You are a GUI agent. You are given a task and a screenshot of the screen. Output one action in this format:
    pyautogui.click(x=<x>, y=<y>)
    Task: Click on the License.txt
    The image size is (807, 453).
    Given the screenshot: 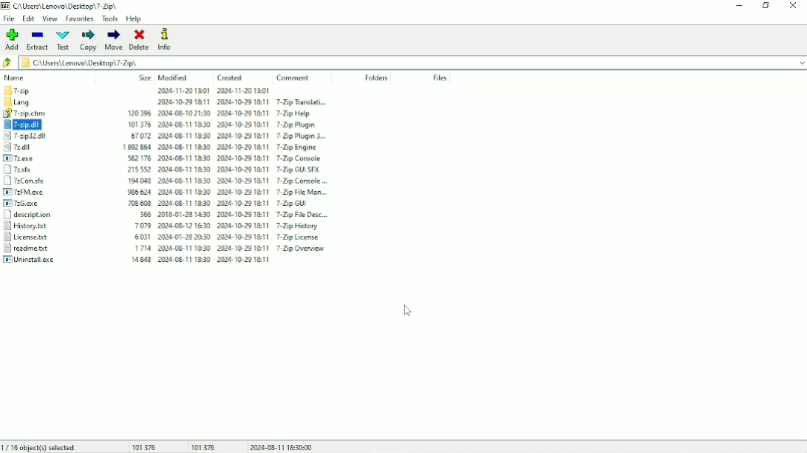 What is the action you would take?
    pyautogui.click(x=29, y=238)
    